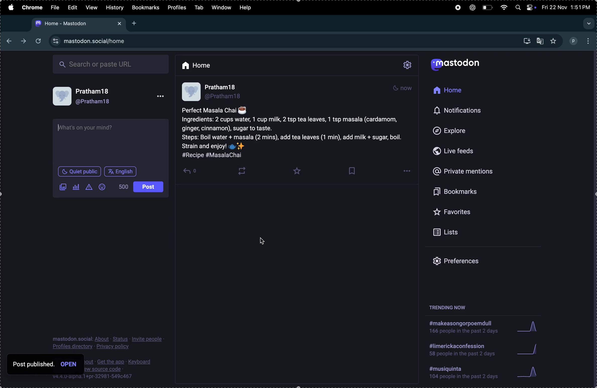  What do you see at coordinates (463, 372) in the screenshot?
I see `hashtags` at bounding box center [463, 372].